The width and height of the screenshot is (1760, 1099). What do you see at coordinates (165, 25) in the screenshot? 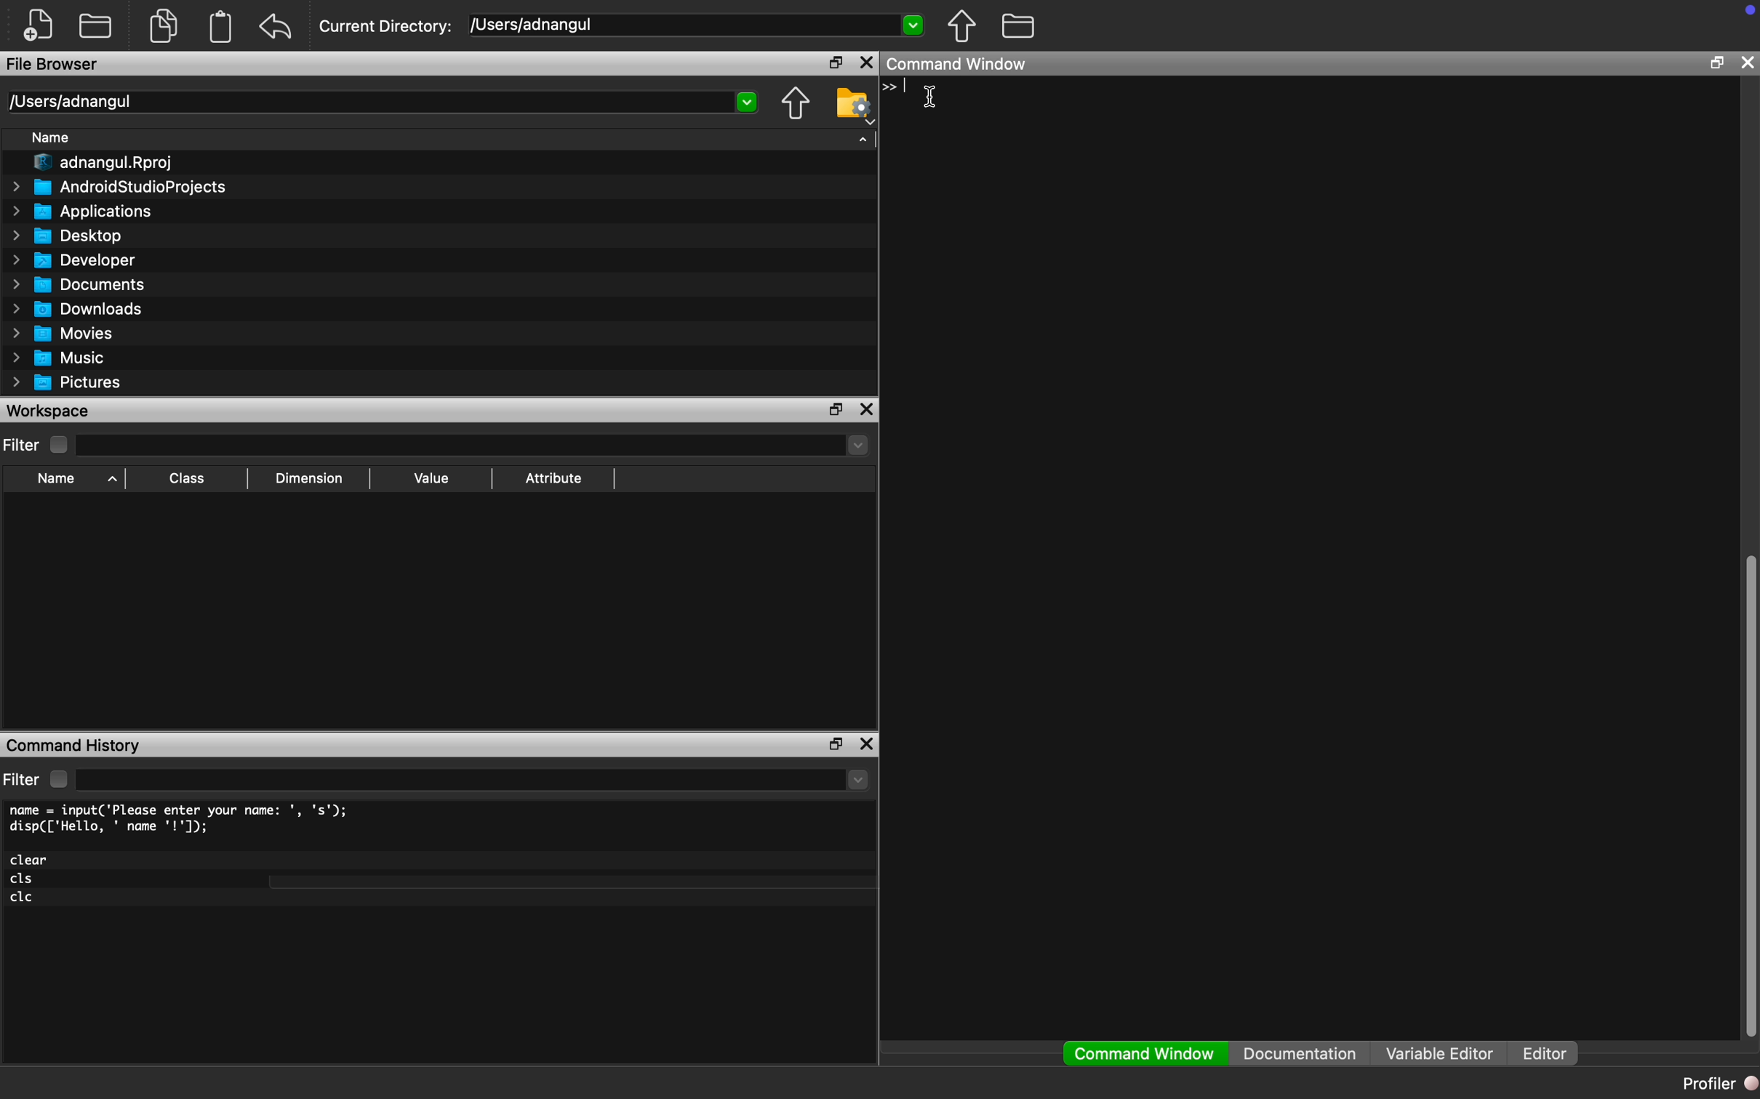
I see `duplicate` at bounding box center [165, 25].